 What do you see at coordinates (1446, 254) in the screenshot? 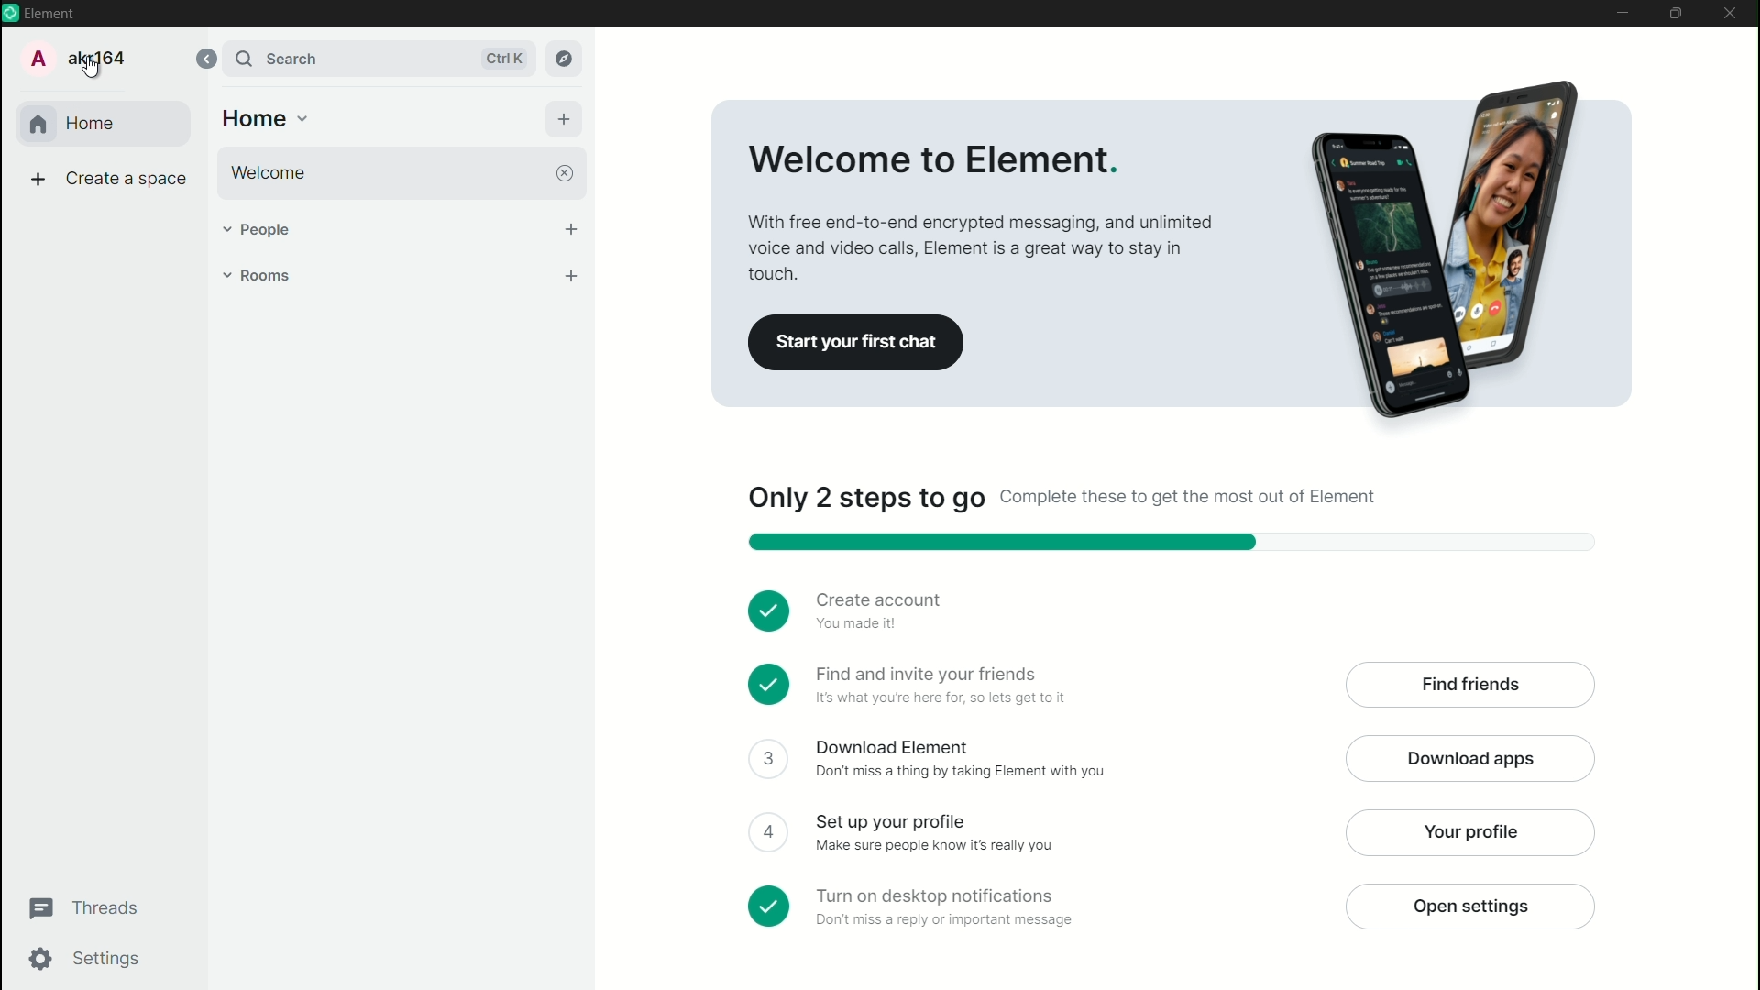
I see `Advertising picture` at bounding box center [1446, 254].